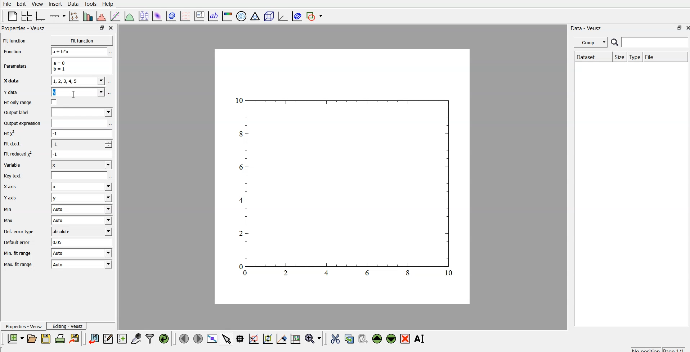 The height and width of the screenshot is (352, 690). I want to click on -1, so click(81, 134).